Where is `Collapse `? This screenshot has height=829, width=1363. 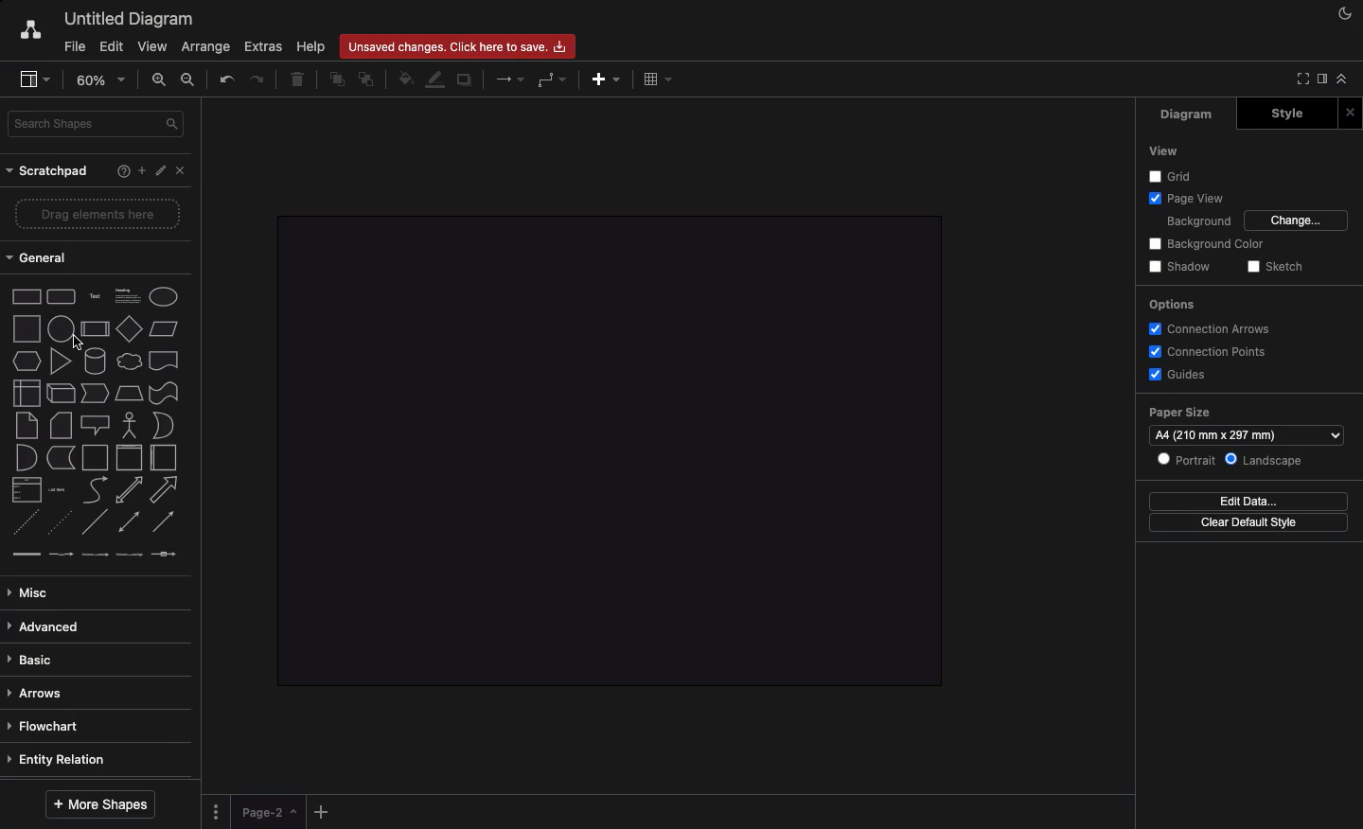 Collapse  is located at coordinates (1339, 79).